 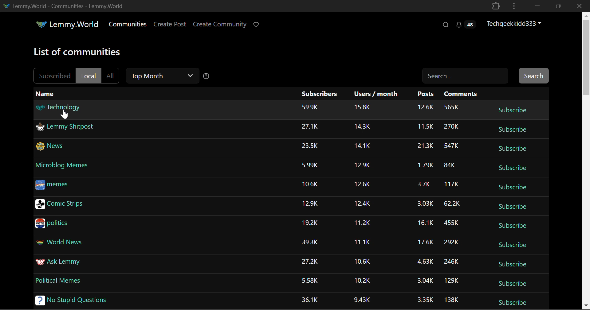 What do you see at coordinates (69, 302) in the screenshot?
I see `No Stupid Questions Community Link` at bounding box center [69, 302].